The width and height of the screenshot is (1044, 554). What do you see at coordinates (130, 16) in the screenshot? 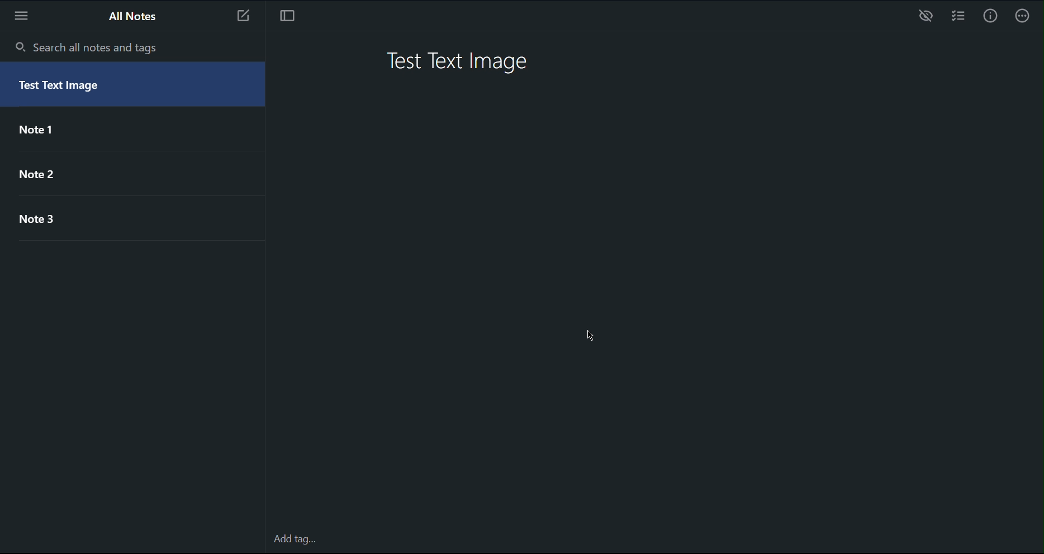
I see `All Notes` at bounding box center [130, 16].